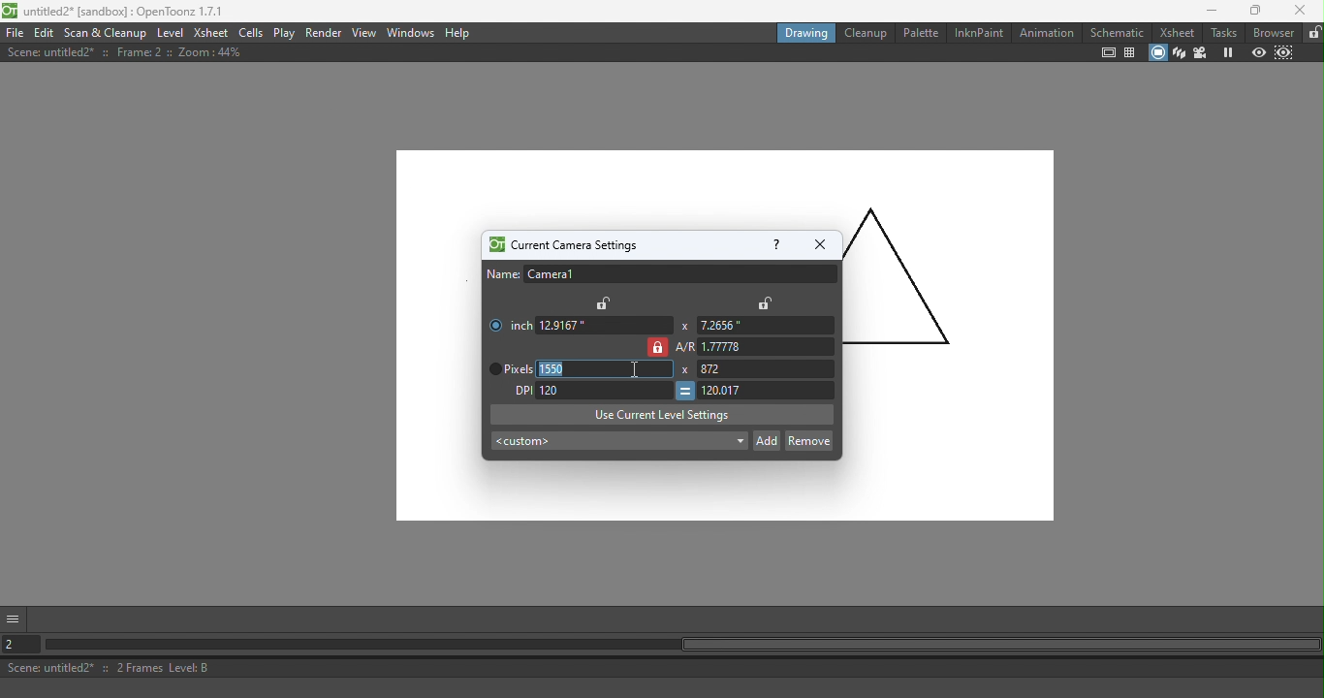 This screenshot has width=1324, height=698. I want to click on Cleanup, so click(864, 32).